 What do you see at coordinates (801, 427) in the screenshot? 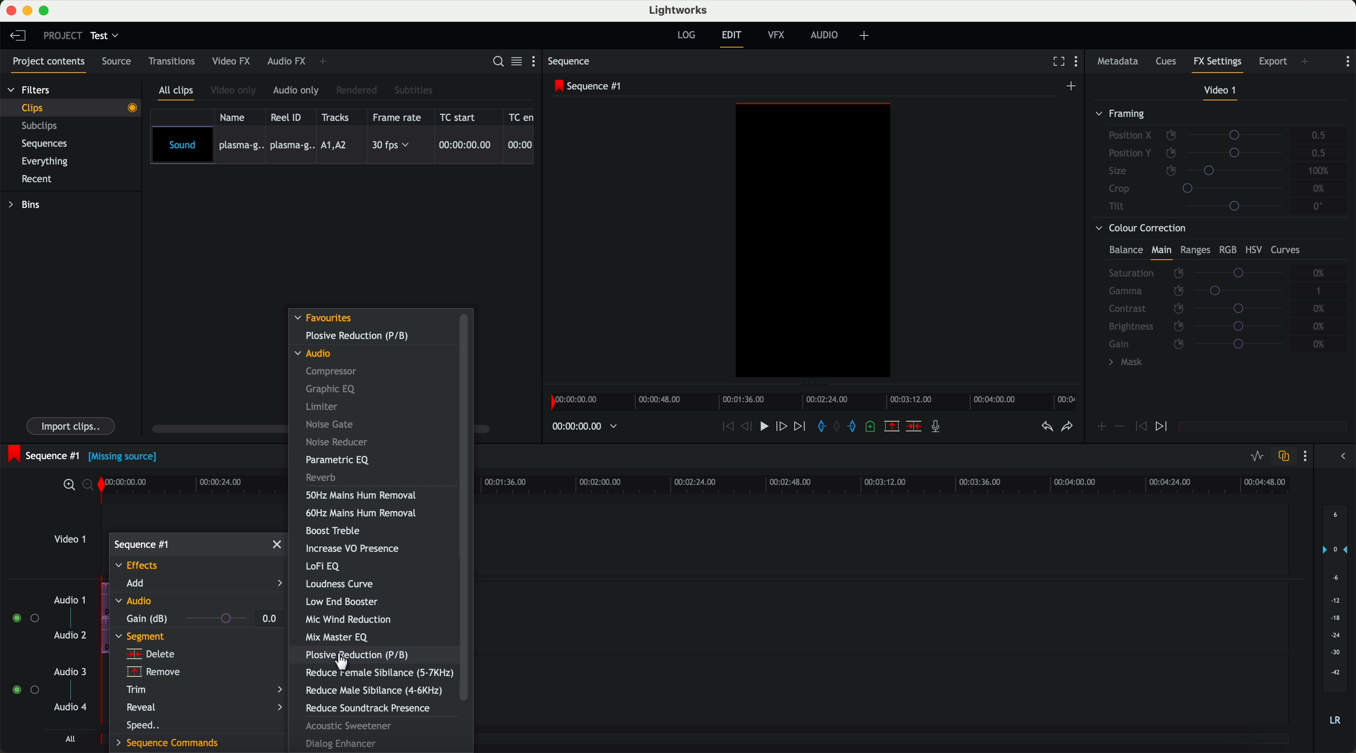
I see `move foward` at bounding box center [801, 427].